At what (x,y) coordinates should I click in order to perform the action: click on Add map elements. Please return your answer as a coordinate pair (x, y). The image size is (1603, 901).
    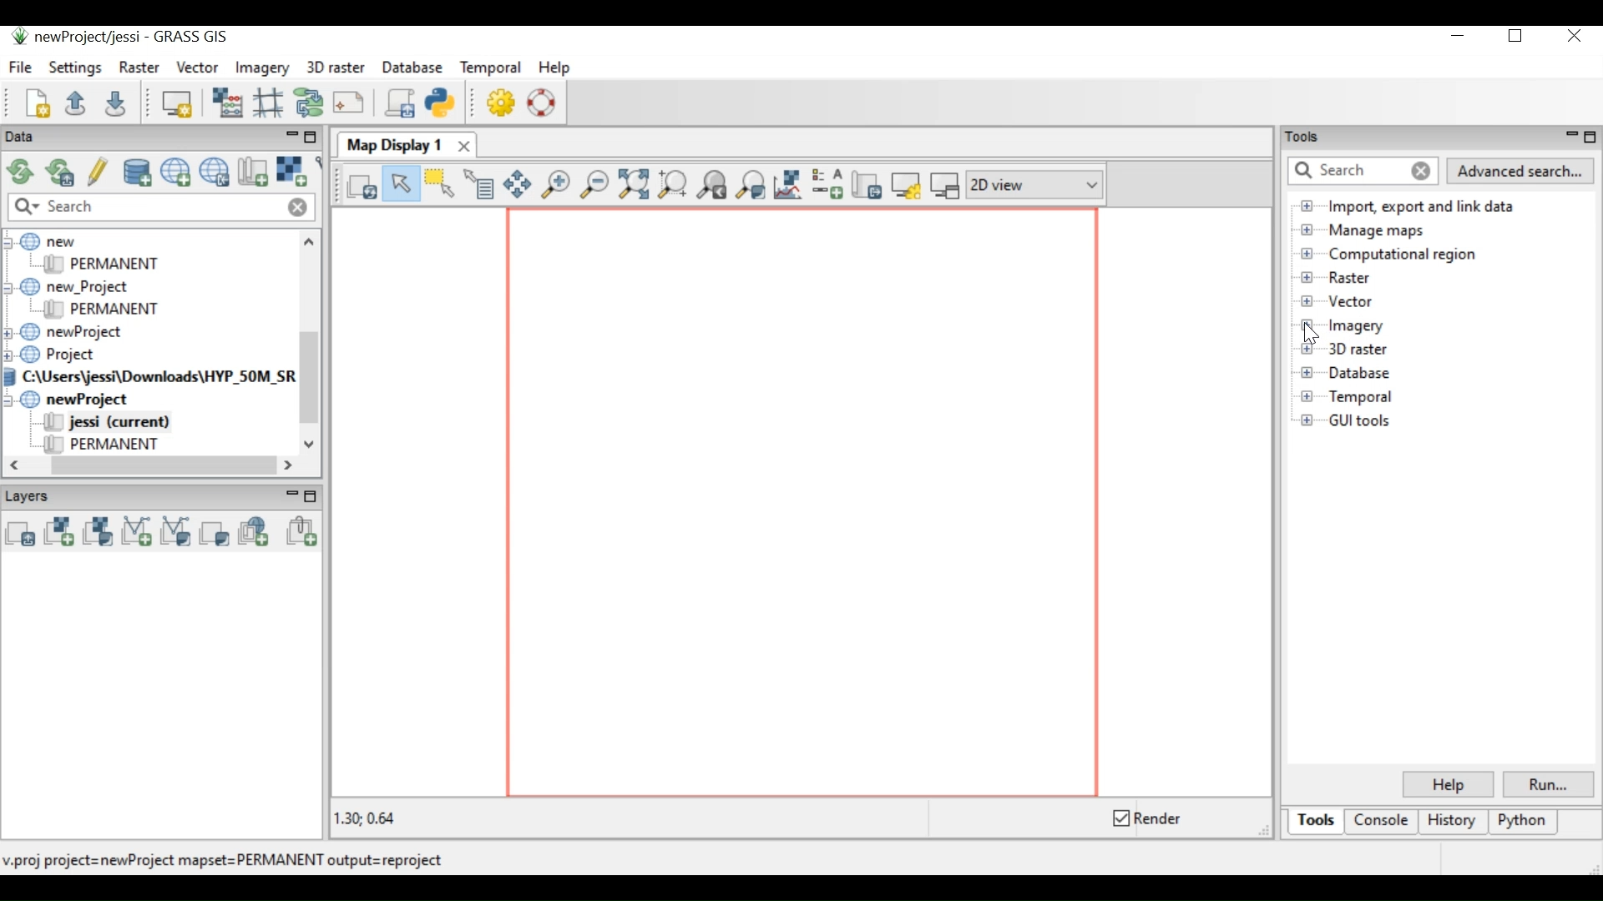
    Looking at the image, I should click on (829, 185).